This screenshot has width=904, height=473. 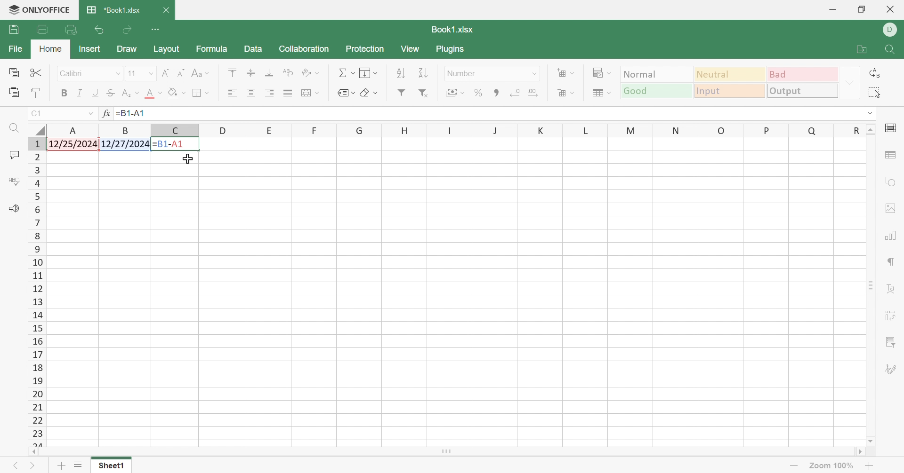 I want to click on Zoom In, so click(x=871, y=465).